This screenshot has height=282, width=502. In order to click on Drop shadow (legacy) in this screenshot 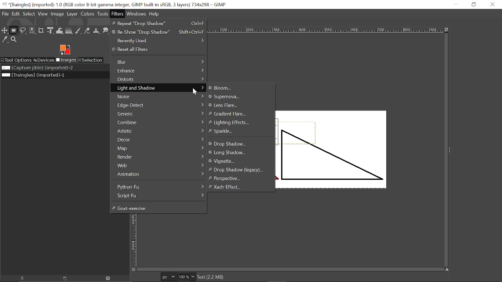, I will do `click(241, 170)`.